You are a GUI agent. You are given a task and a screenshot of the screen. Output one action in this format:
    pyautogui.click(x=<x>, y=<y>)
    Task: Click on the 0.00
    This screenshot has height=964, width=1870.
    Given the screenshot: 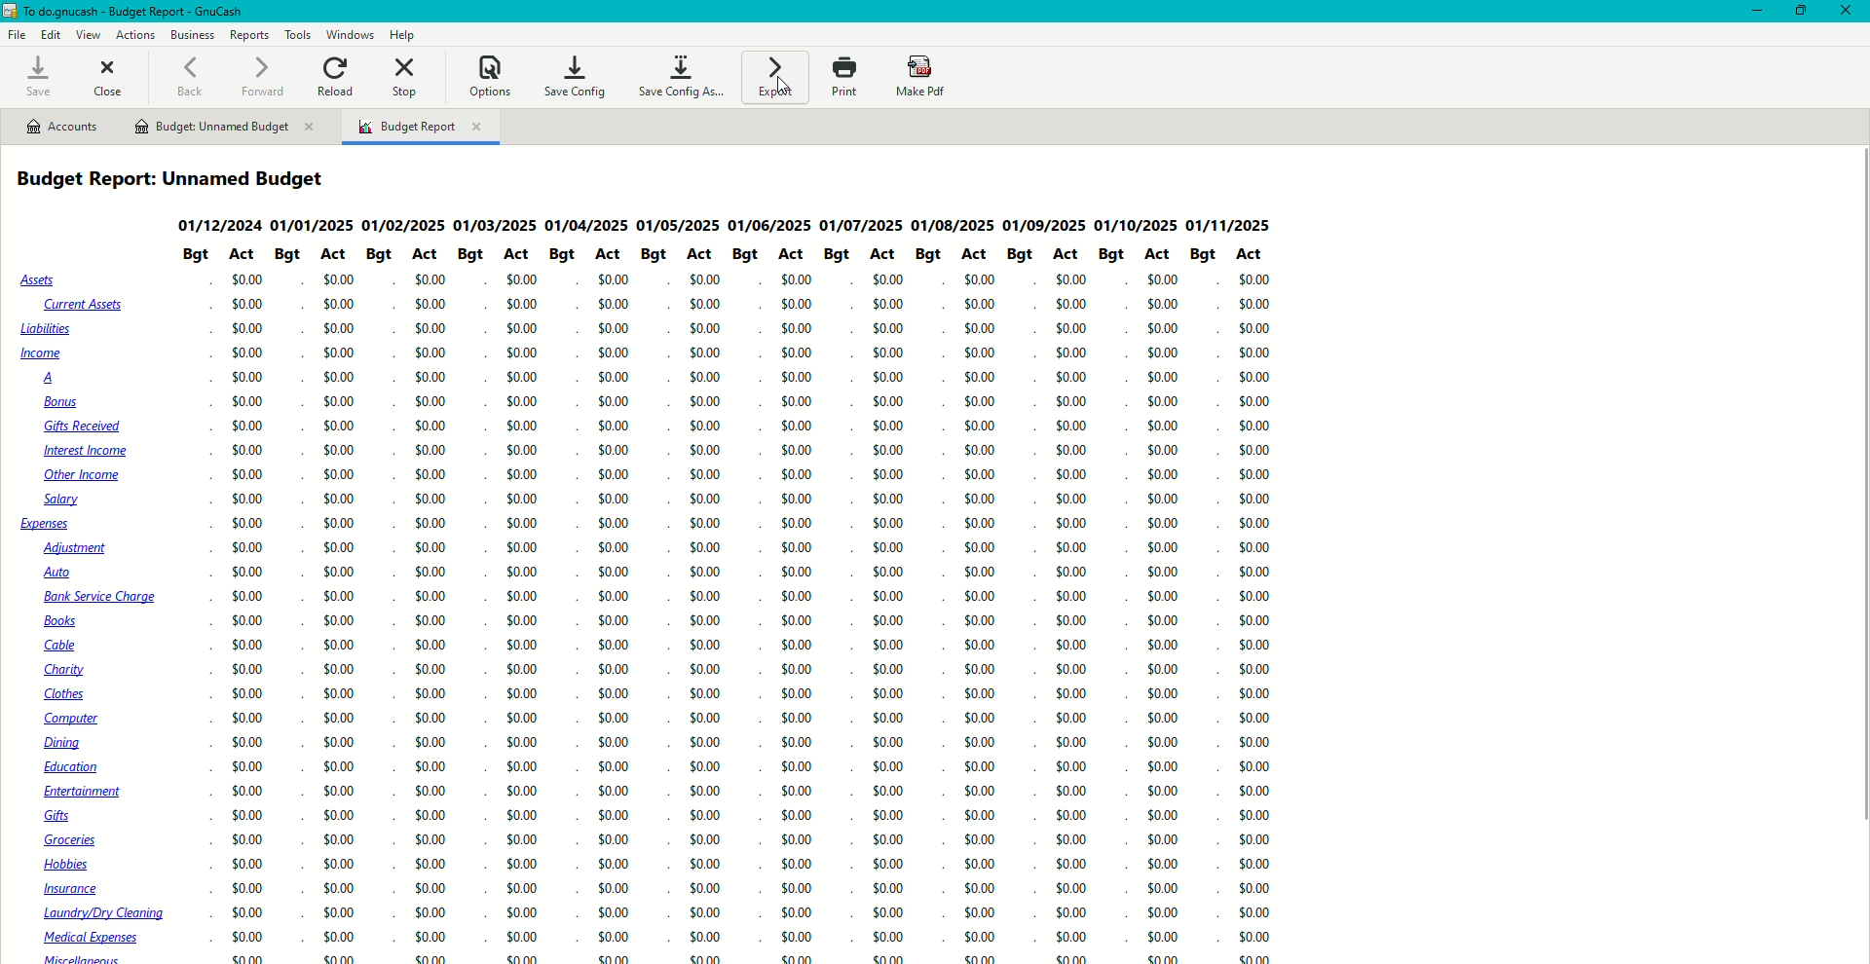 What is the action you would take?
    pyautogui.click(x=247, y=426)
    